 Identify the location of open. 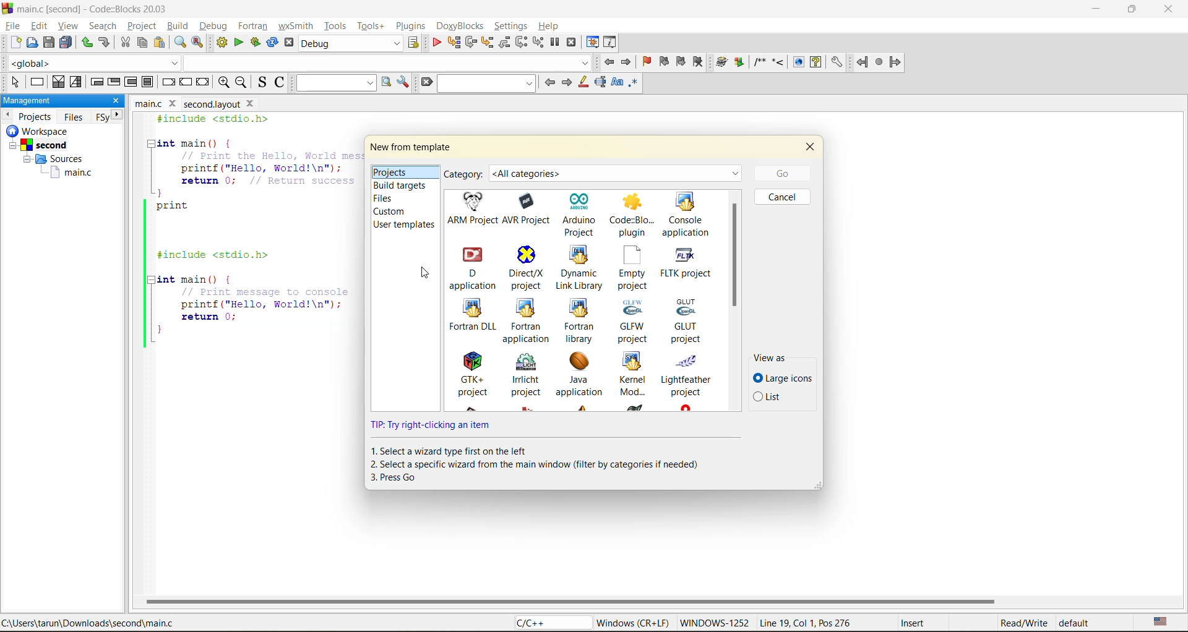
(30, 45).